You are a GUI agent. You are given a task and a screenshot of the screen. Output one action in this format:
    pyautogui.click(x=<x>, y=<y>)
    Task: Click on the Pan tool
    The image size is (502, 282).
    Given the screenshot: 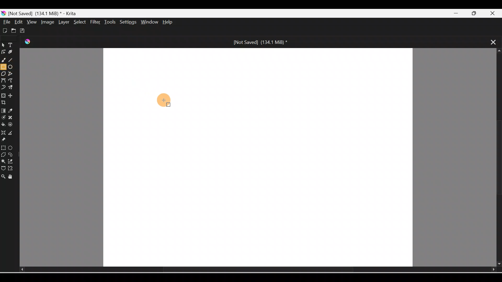 What is the action you would take?
    pyautogui.click(x=12, y=176)
    